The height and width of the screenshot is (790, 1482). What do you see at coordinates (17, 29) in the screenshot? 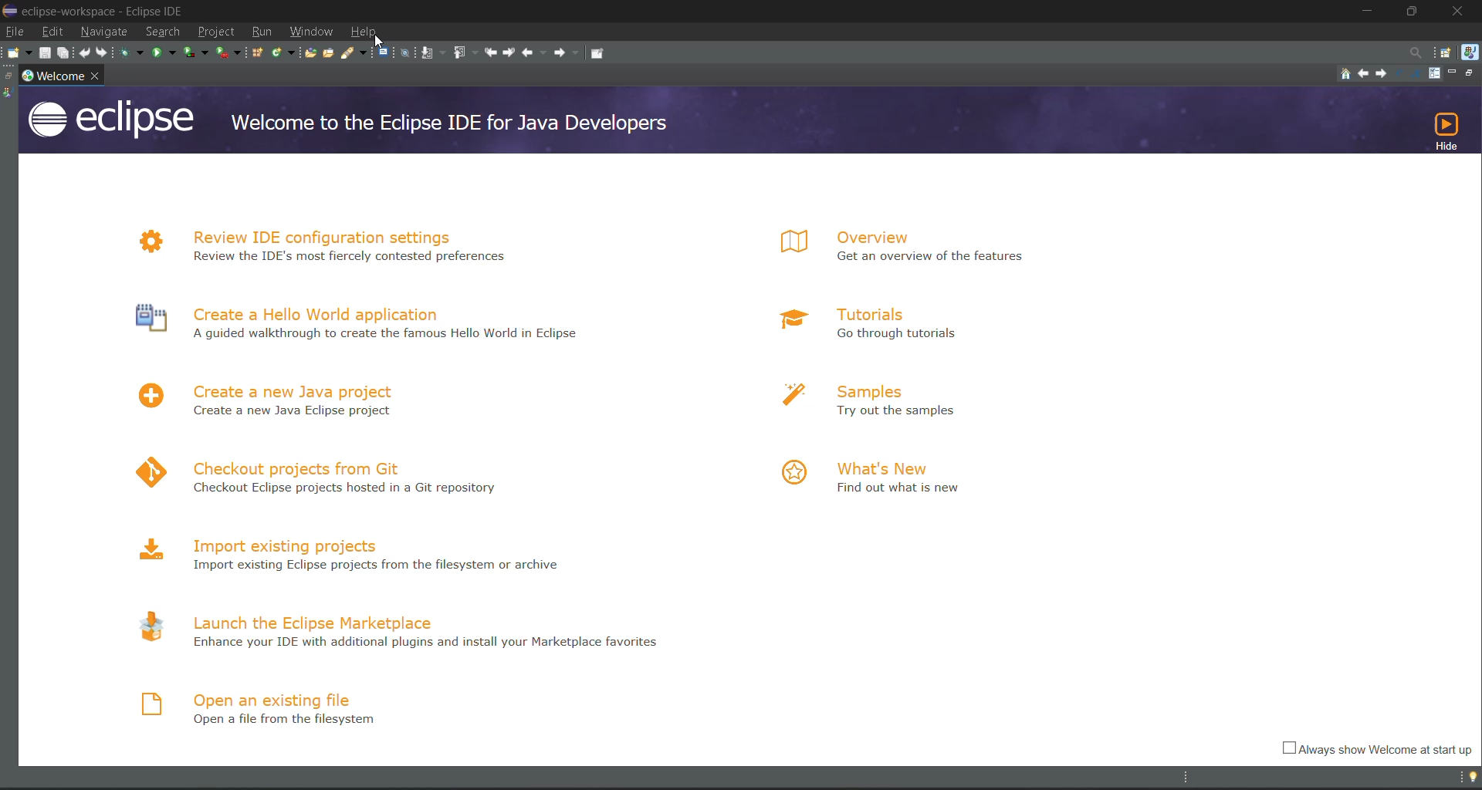
I see `file` at bounding box center [17, 29].